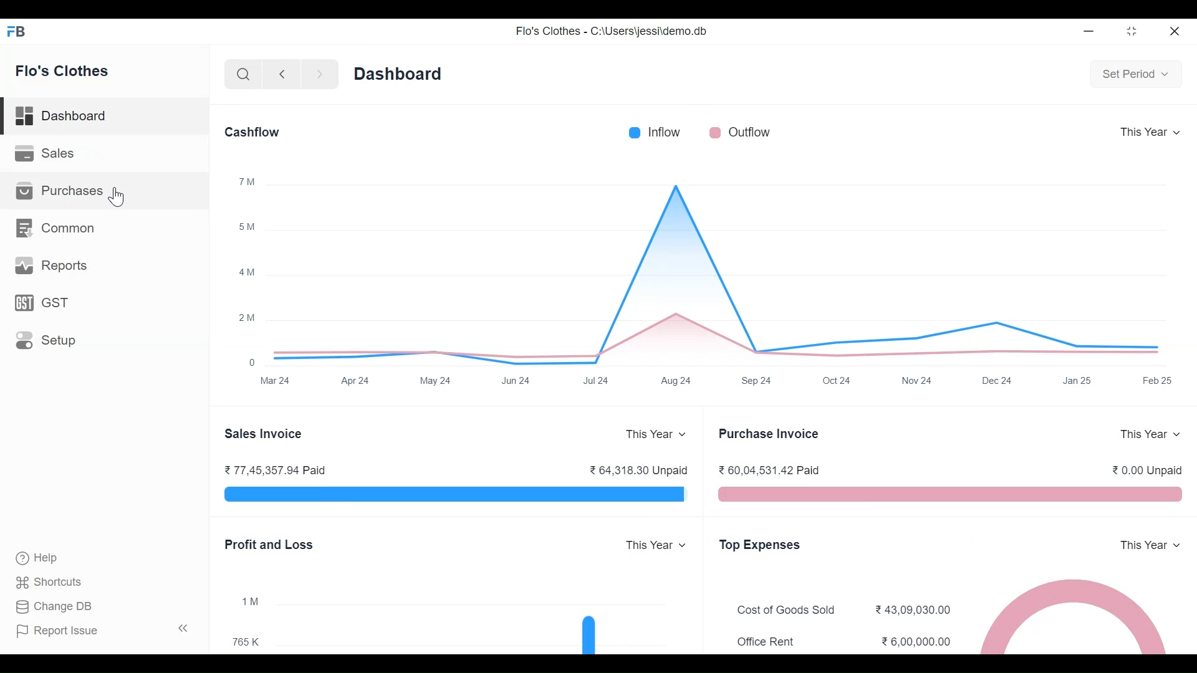  Describe the element at coordinates (50, 155) in the screenshot. I see `Sales` at that location.